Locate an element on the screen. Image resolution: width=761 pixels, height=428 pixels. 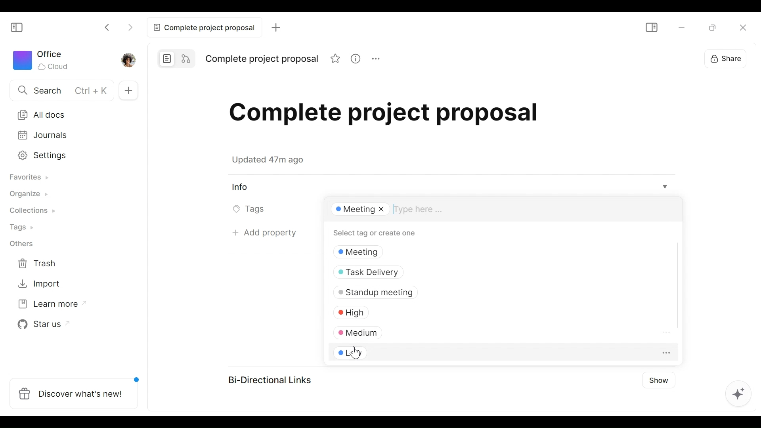
Title is located at coordinates (262, 59).